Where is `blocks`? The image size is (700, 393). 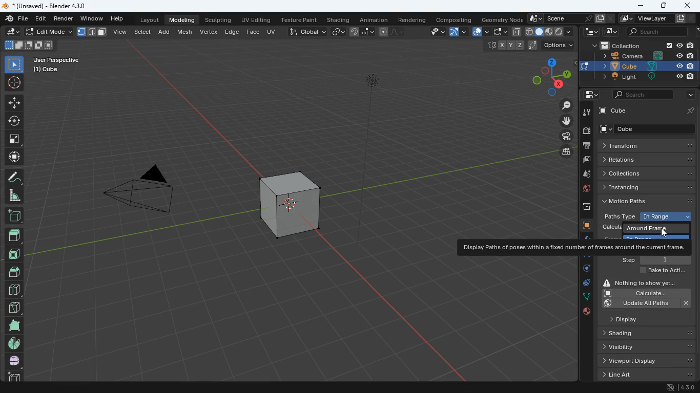 blocks is located at coordinates (13, 291).